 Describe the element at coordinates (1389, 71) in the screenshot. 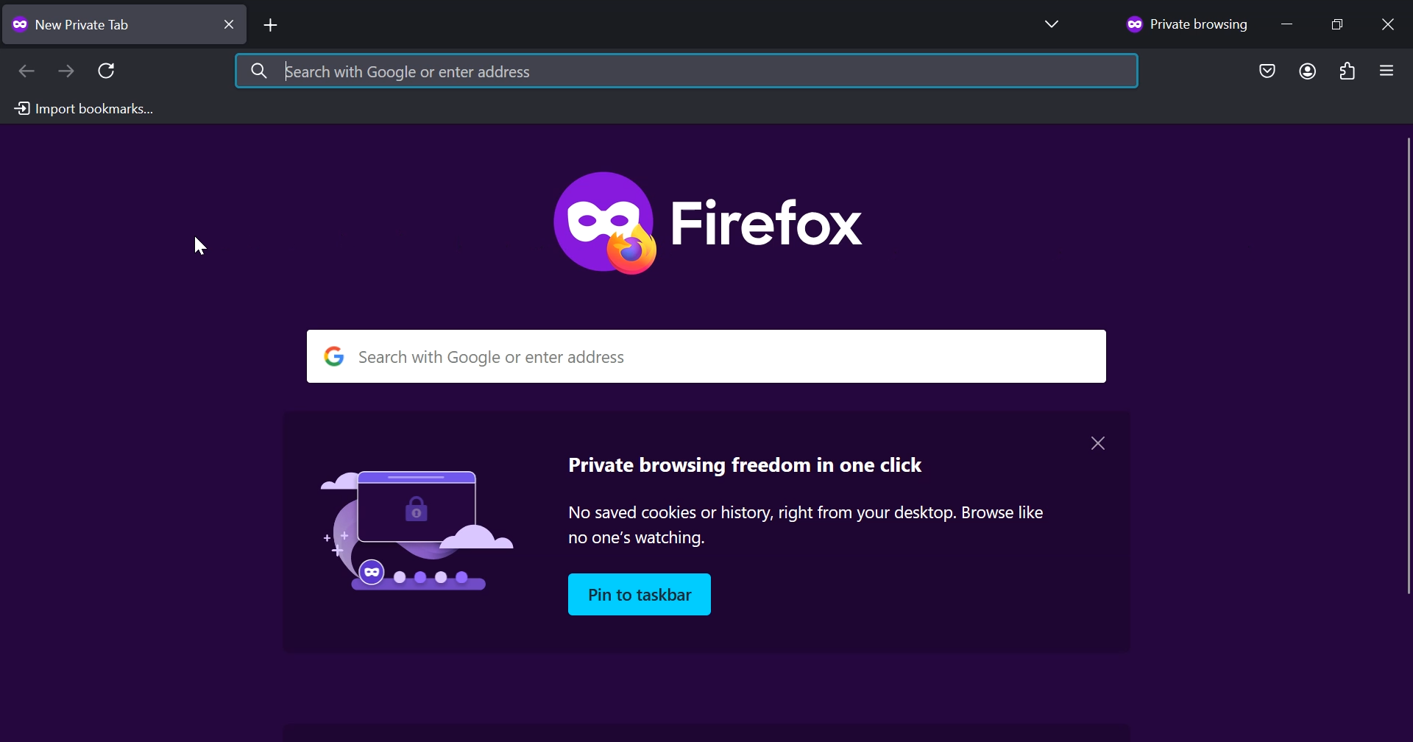

I see `Open Application Menu` at that location.